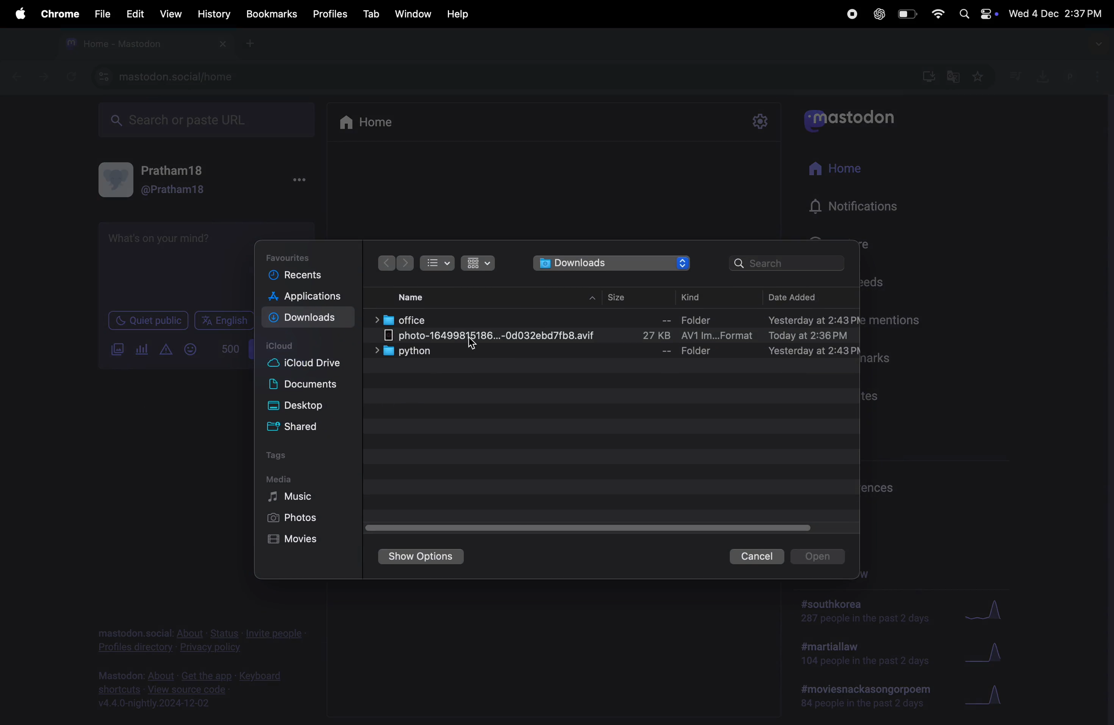 The image size is (1114, 725). I want to click on open, so click(818, 556).